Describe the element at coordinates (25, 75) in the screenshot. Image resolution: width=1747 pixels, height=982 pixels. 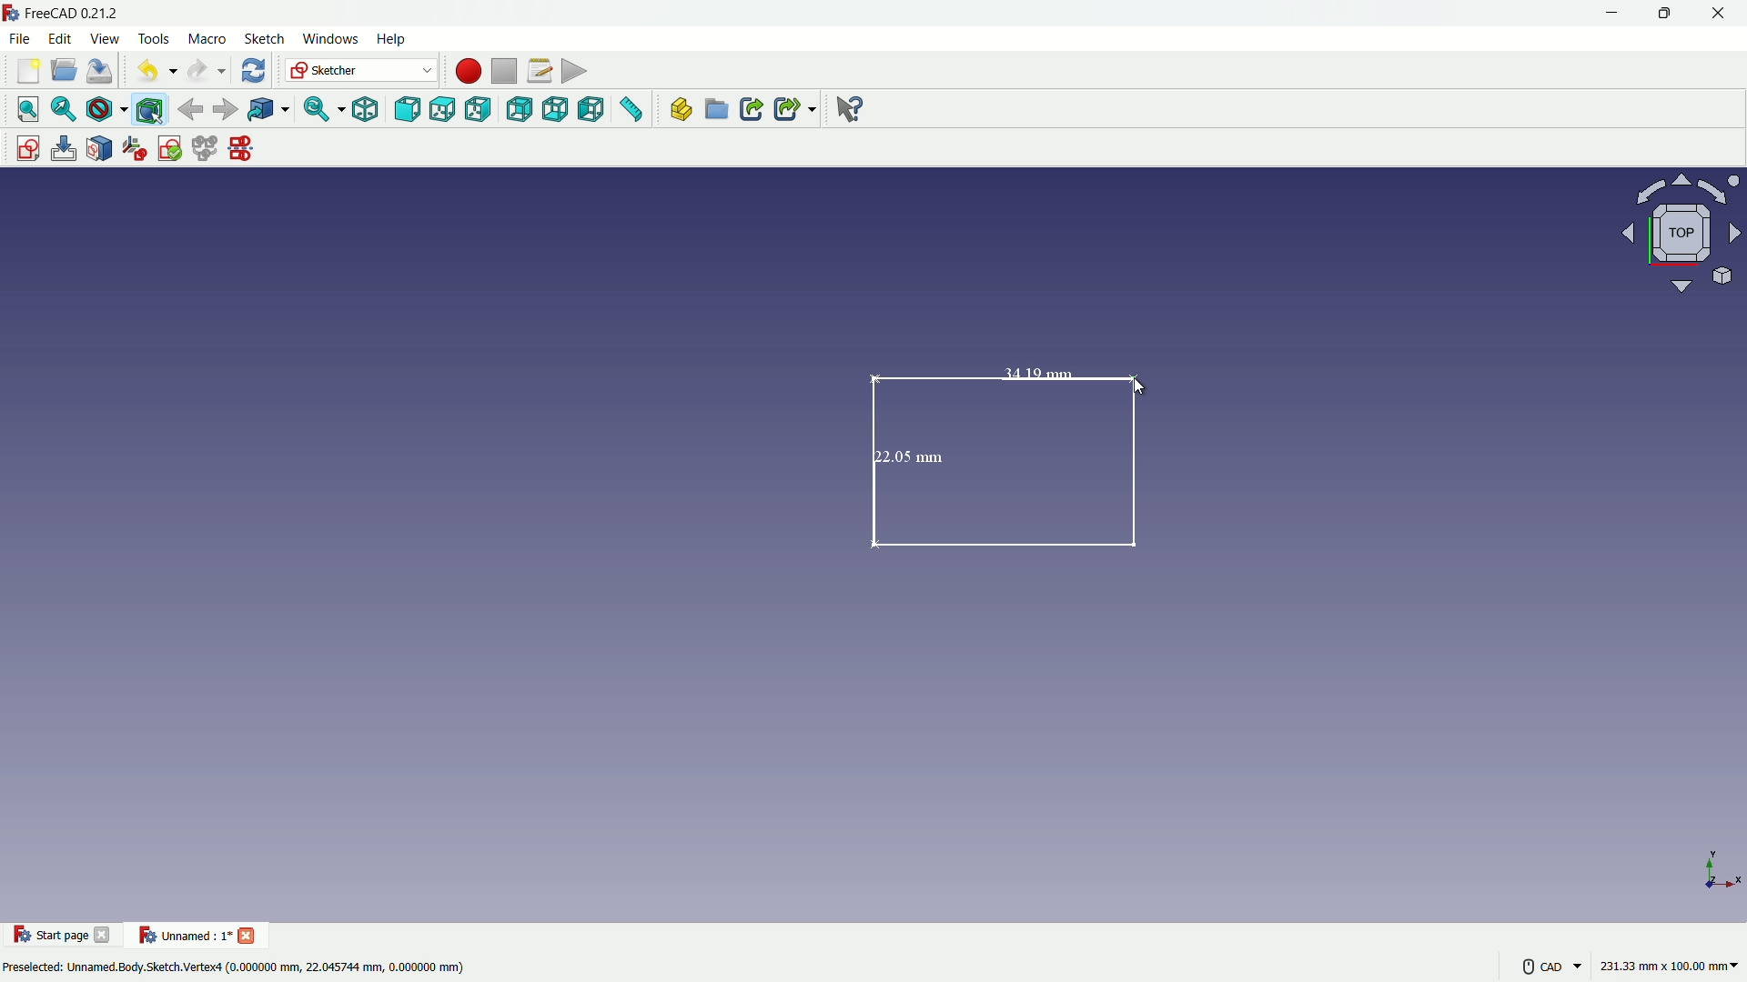
I see `new file` at that location.